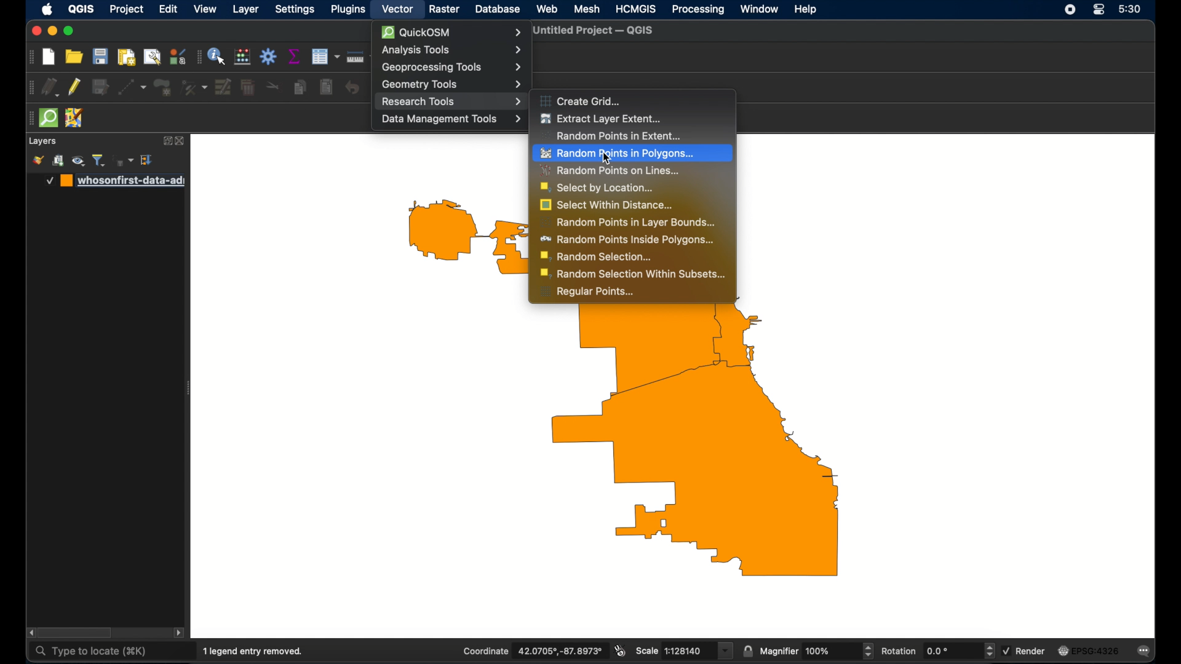  What do you see at coordinates (609, 159) in the screenshot?
I see `Cursor` at bounding box center [609, 159].